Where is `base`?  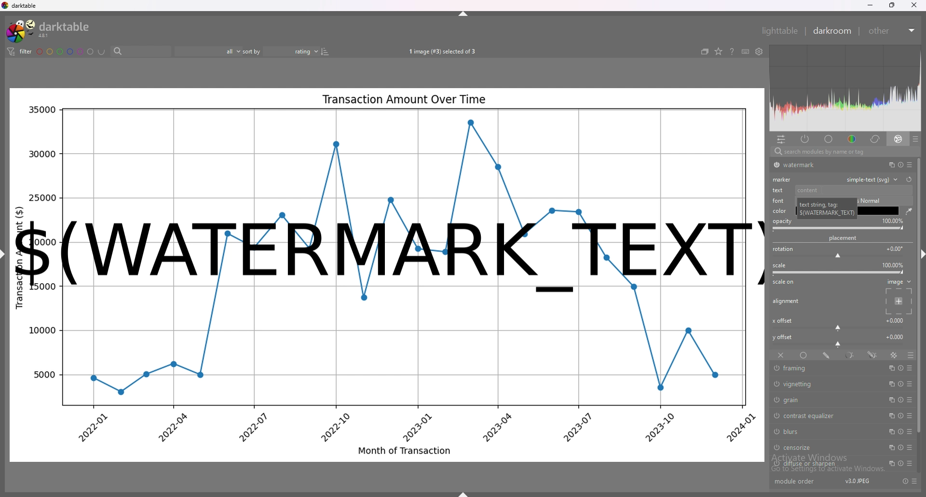
base is located at coordinates (829, 139).